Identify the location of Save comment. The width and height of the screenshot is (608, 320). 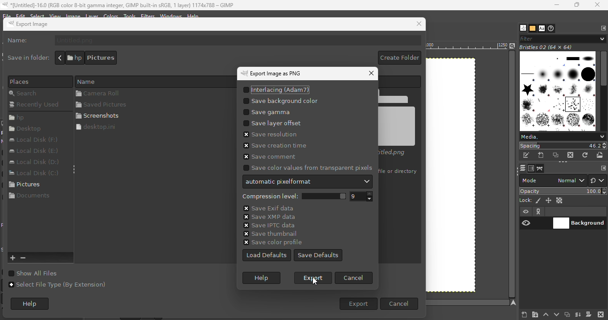
(266, 157).